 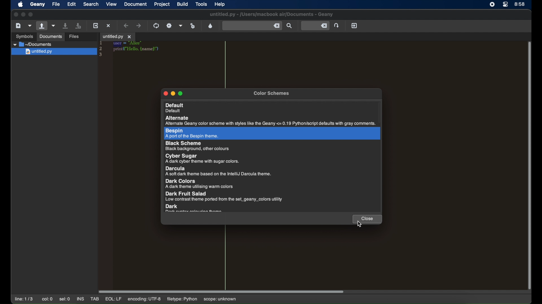 What do you see at coordinates (24, 299) in the screenshot?
I see `line: 1/3` at bounding box center [24, 299].